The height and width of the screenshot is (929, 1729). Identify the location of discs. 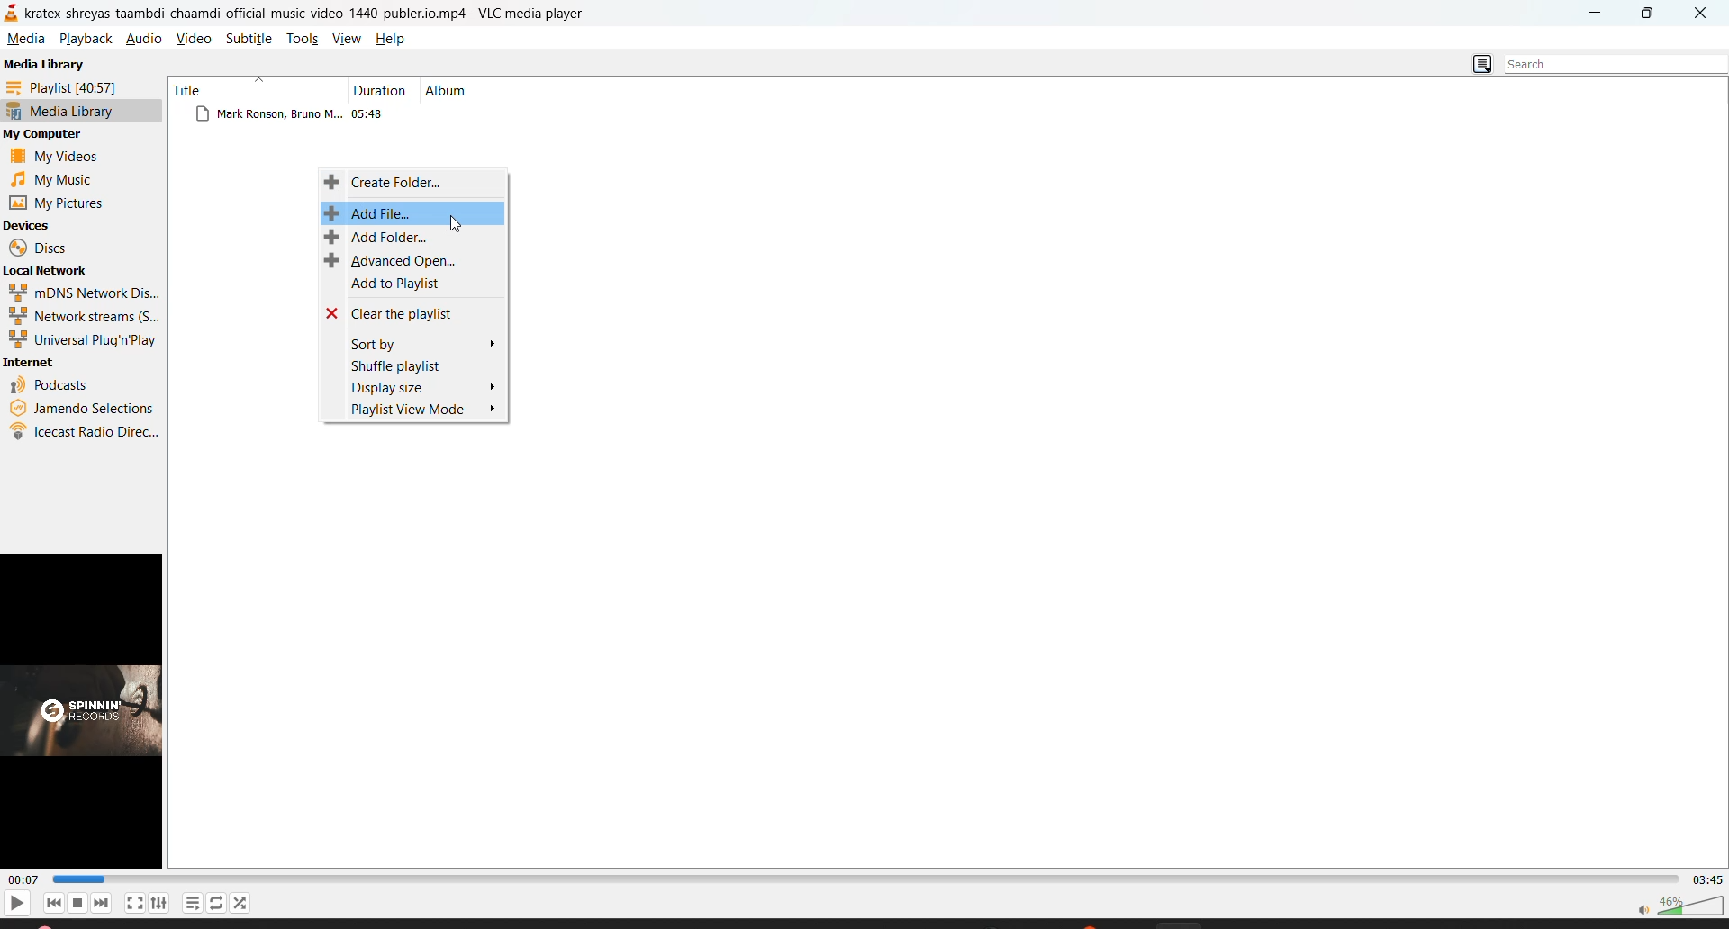
(41, 248).